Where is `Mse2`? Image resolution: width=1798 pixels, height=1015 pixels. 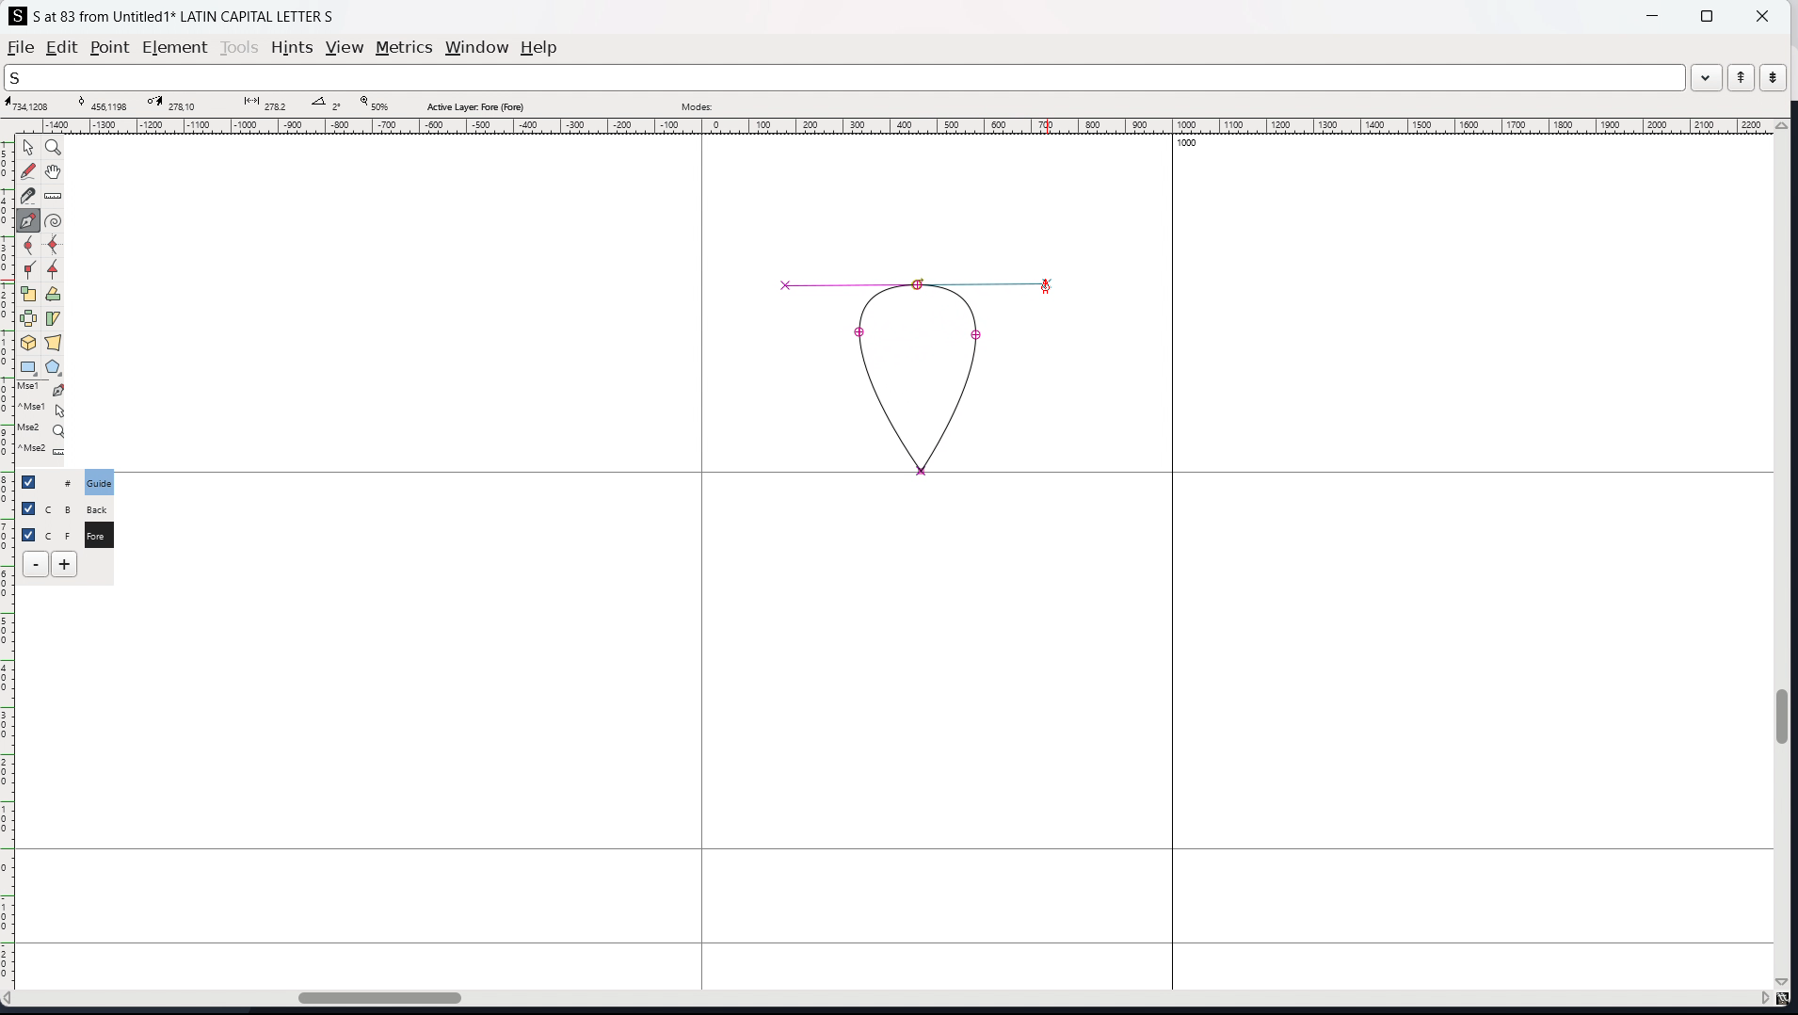 Mse2 is located at coordinates (43, 429).